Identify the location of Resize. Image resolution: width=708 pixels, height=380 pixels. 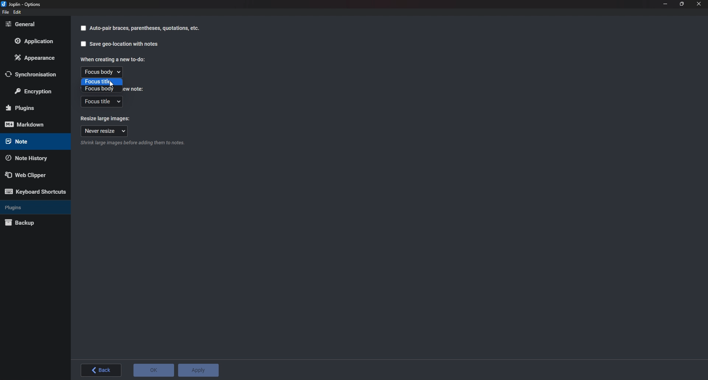
(682, 4).